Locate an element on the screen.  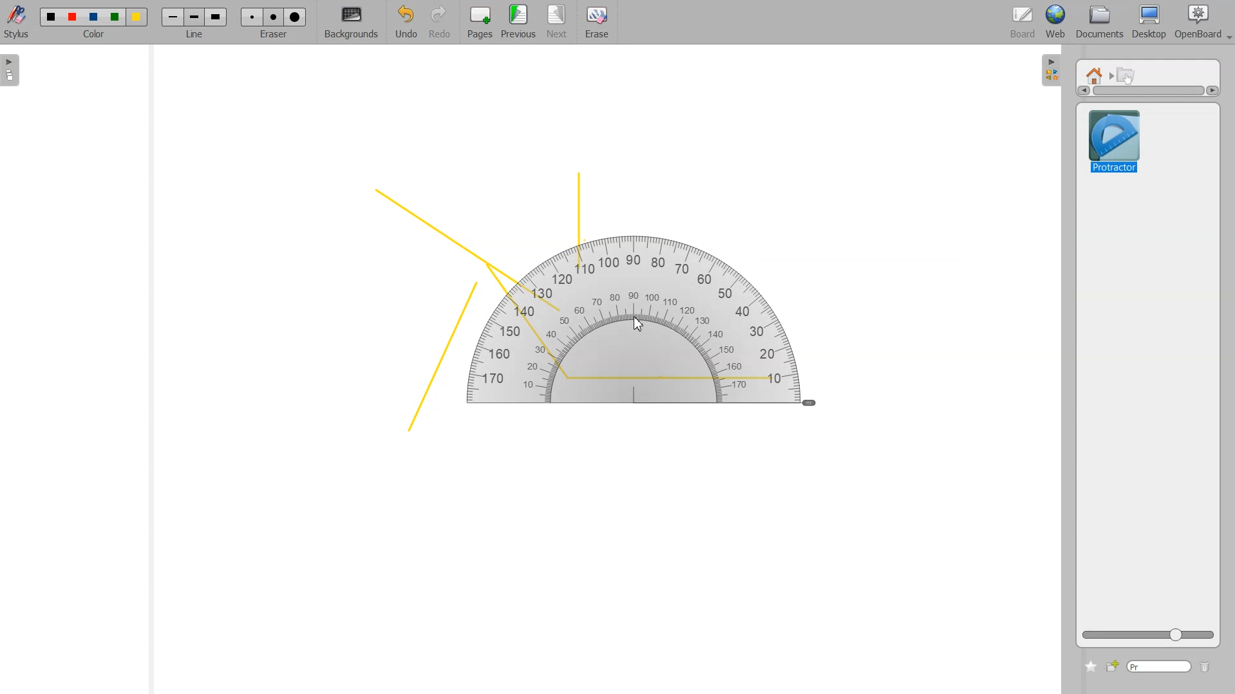
Sidebar is located at coordinates (1051, 69).